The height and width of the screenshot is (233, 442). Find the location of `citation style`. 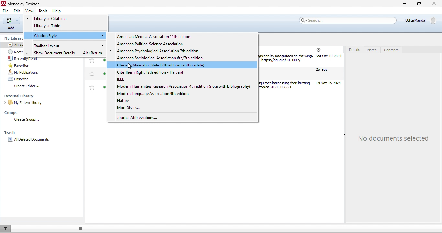

citation style is located at coordinates (63, 36).